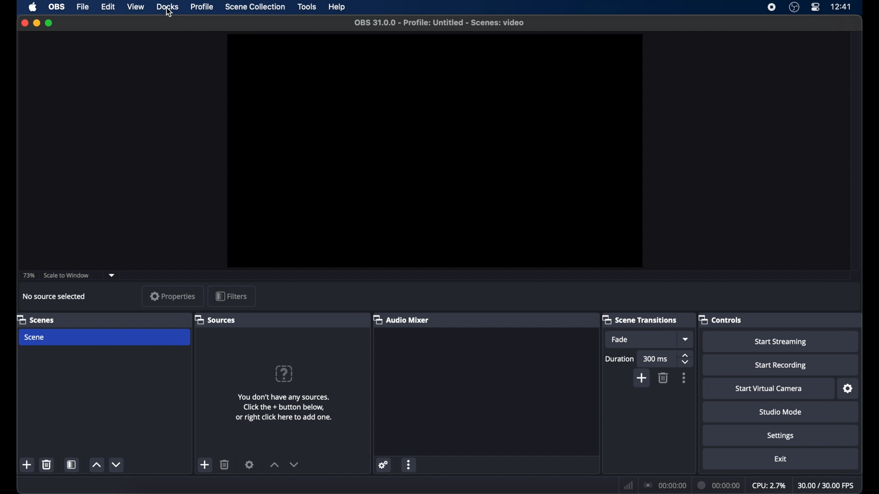  What do you see at coordinates (402, 319) in the screenshot?
I see `audio mixer` at bounding box center [402, 319].